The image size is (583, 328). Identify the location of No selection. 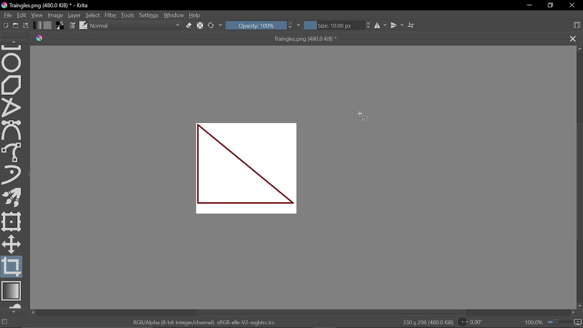
(5, 323).